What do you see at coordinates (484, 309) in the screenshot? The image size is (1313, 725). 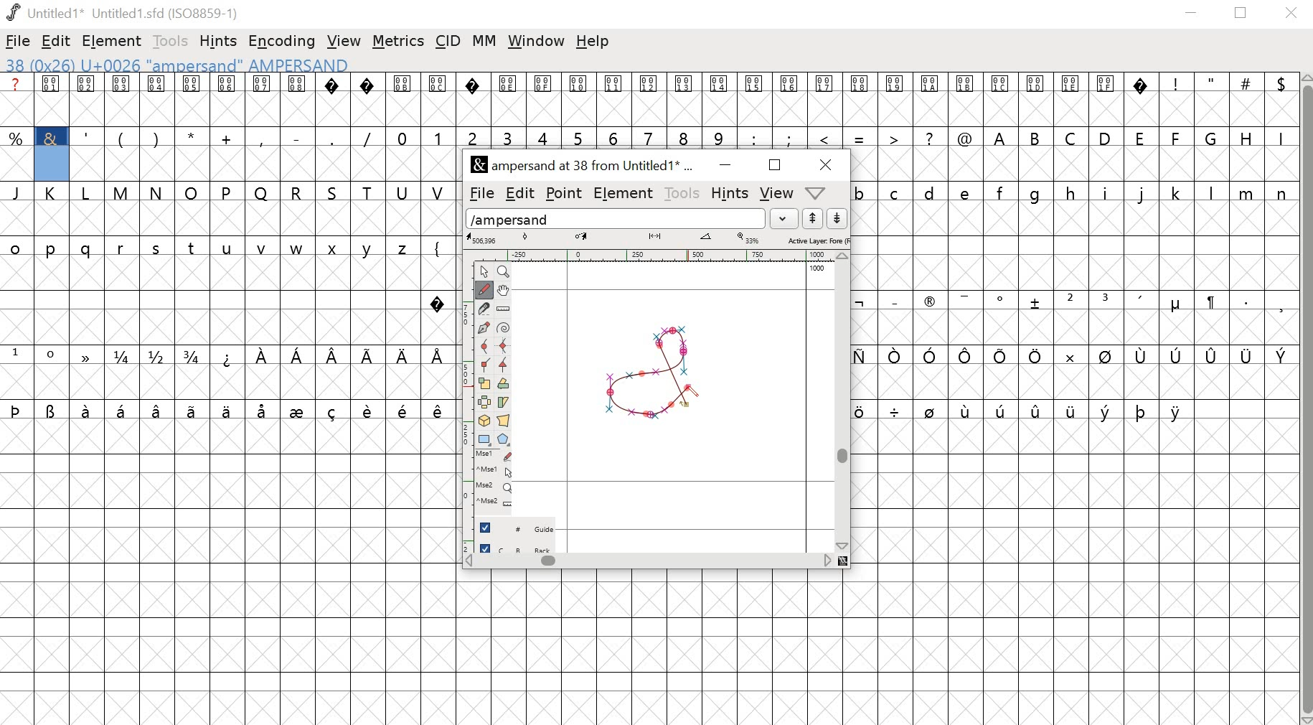 I see `cut splines in two` at bounding box center [484, 309].